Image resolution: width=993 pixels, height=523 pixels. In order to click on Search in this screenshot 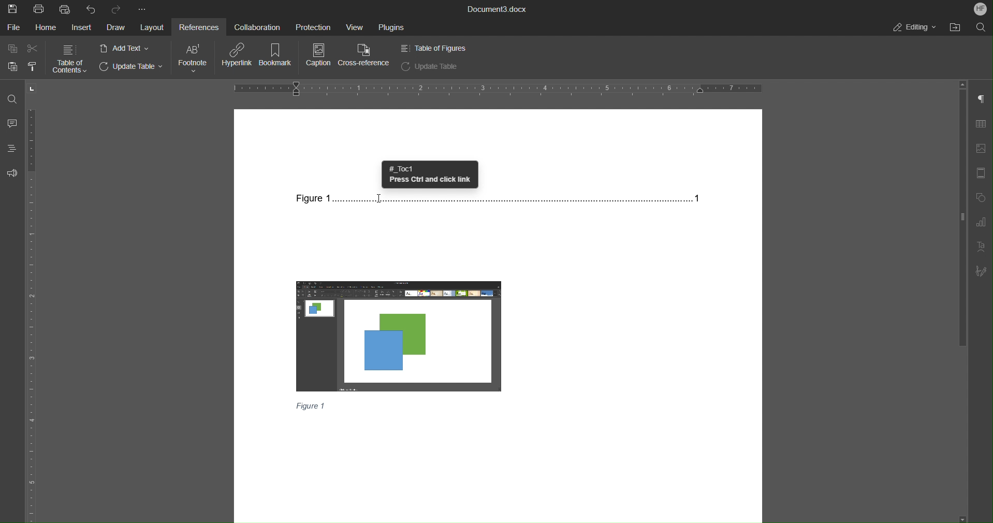, I will do `click(983, 27)`.